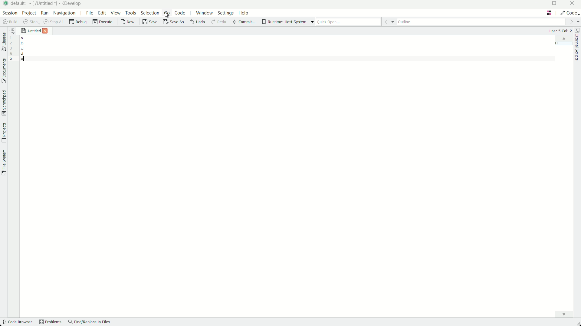 The height and width of the screenshot is (326, 581). I want to click on new file, so click(126, 23).